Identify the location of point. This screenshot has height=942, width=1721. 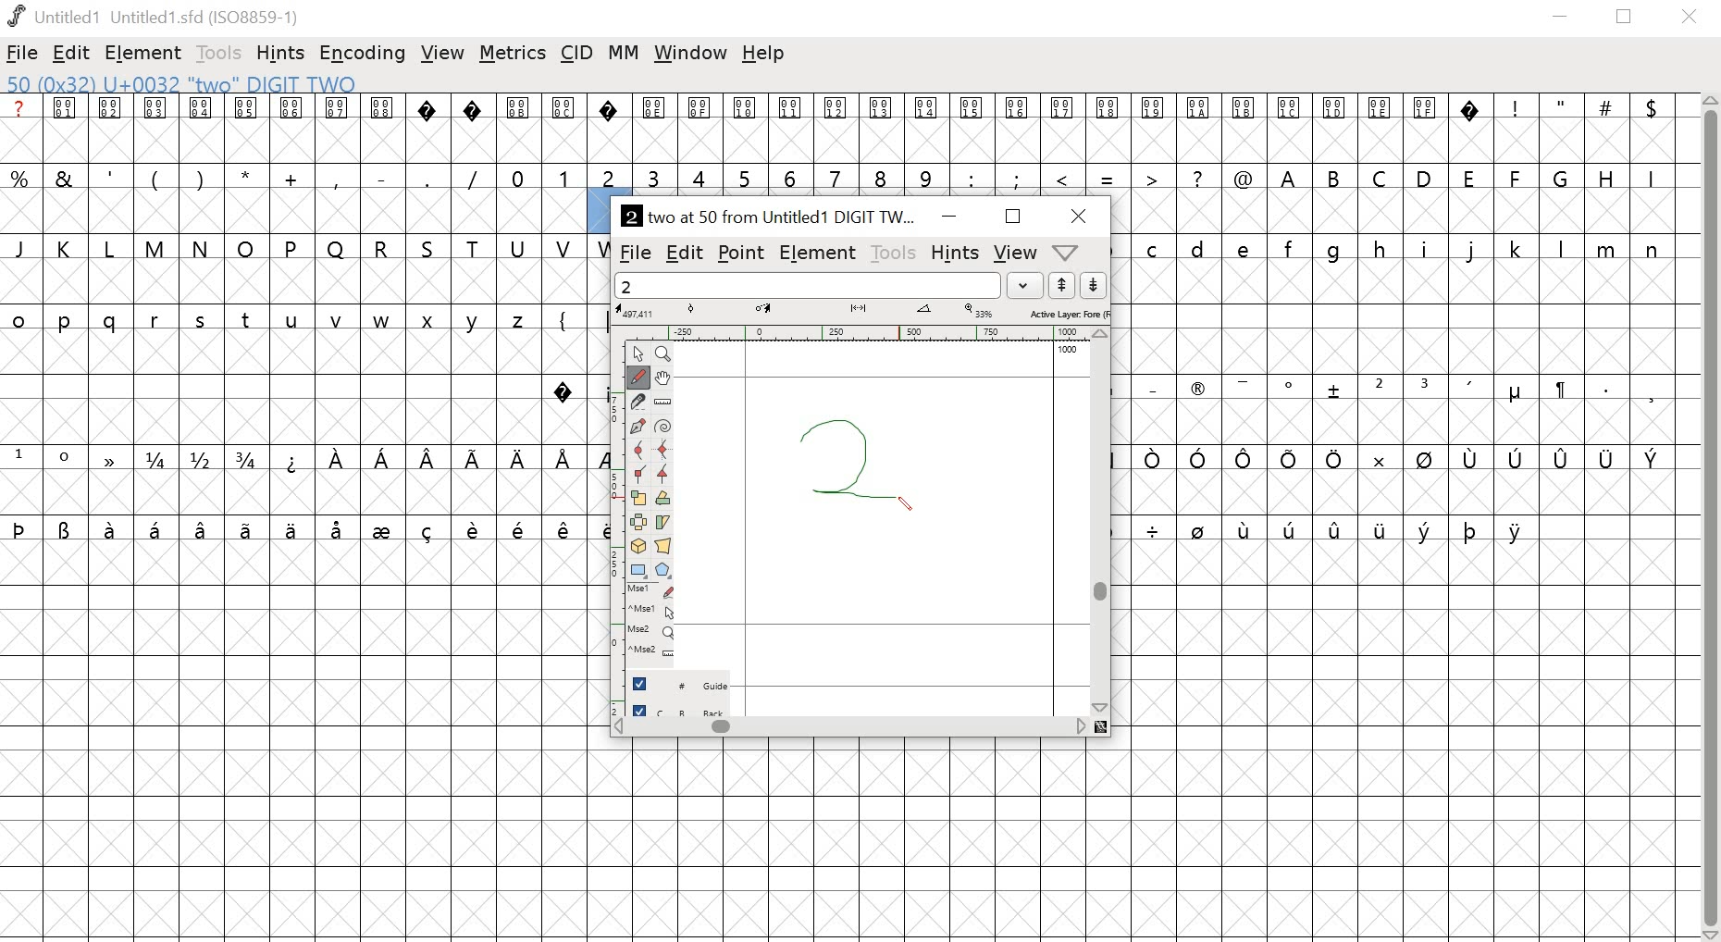
(740, 253).